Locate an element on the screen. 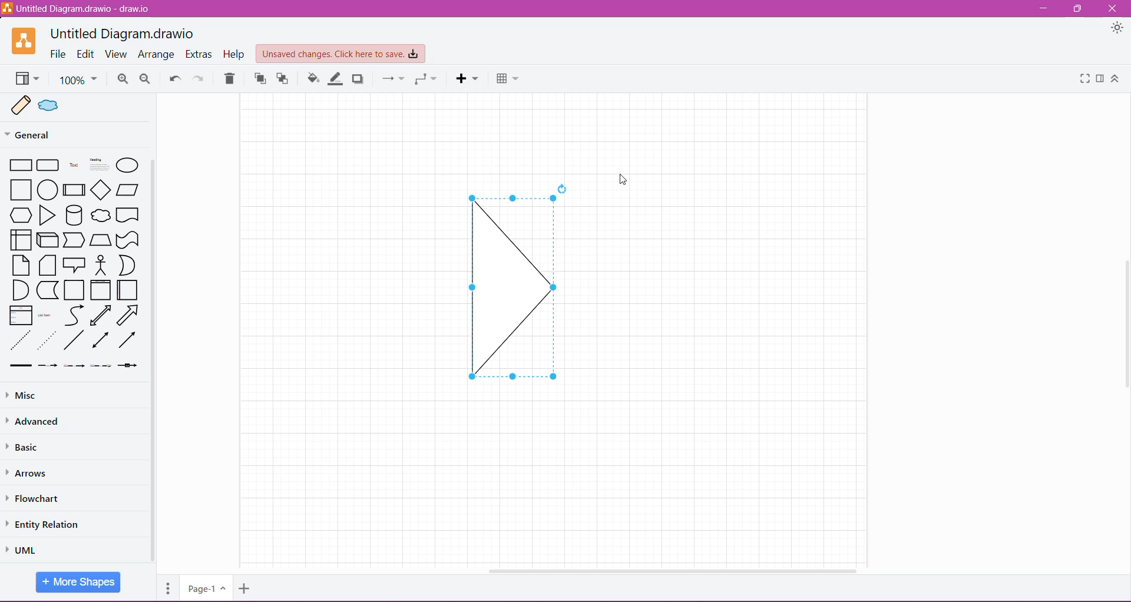  Connectors is located at coordinates (393, 78).